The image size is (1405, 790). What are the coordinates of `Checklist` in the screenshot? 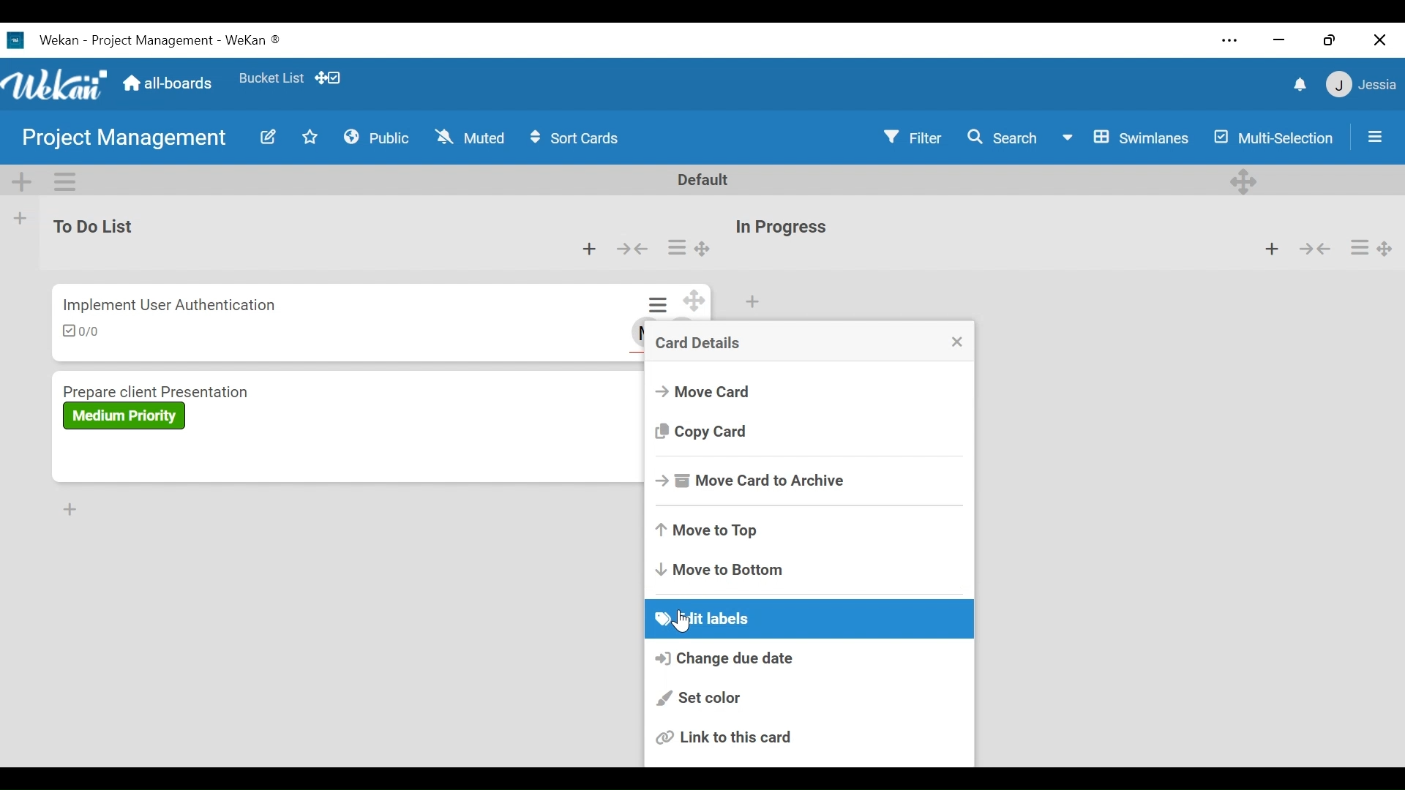 It's located at (86, 332).